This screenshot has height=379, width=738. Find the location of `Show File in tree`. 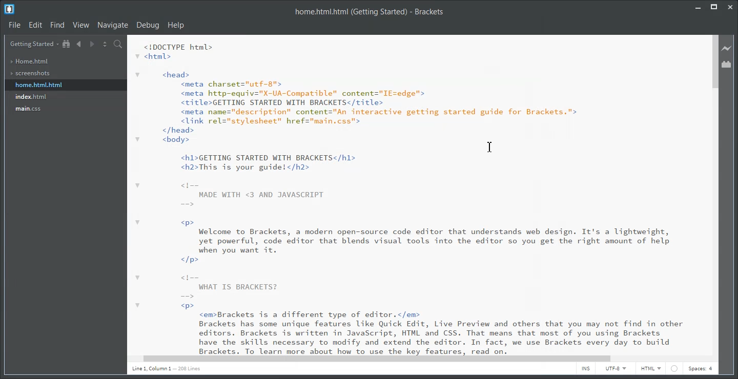

Show File in tree is located at coordinates (67, 44).